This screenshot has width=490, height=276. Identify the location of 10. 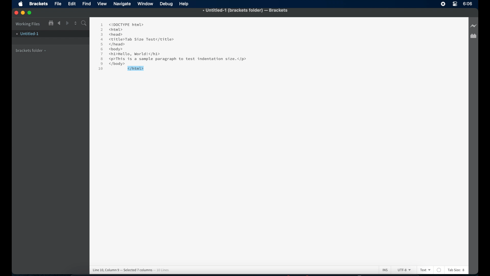
(101, 69).